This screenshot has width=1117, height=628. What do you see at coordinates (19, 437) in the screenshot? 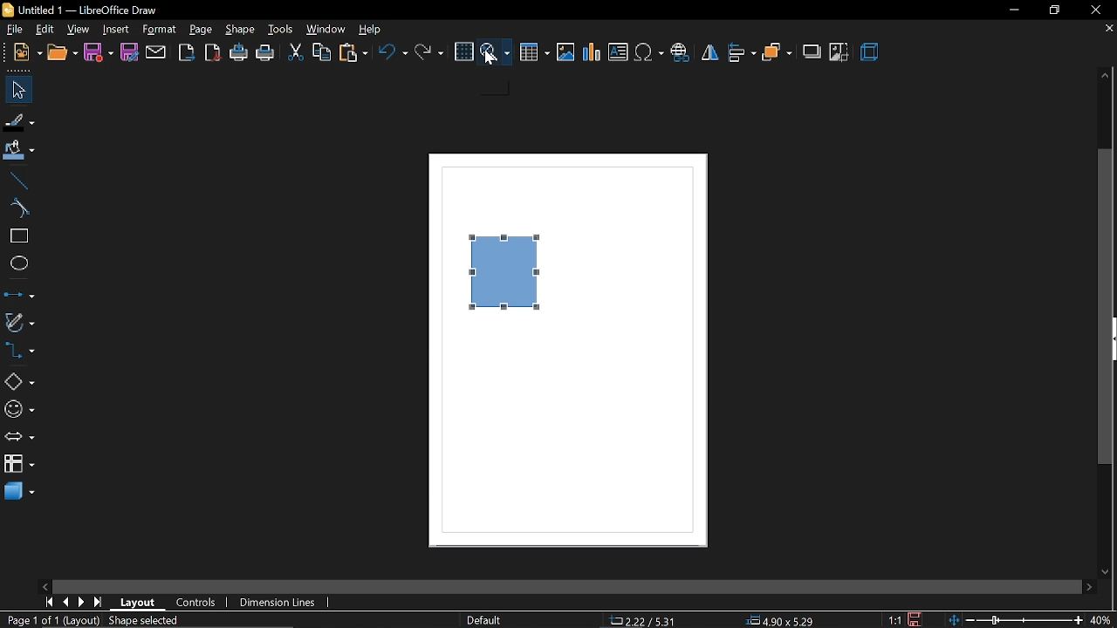
I see `arrows` at bounding box center [19, 437].